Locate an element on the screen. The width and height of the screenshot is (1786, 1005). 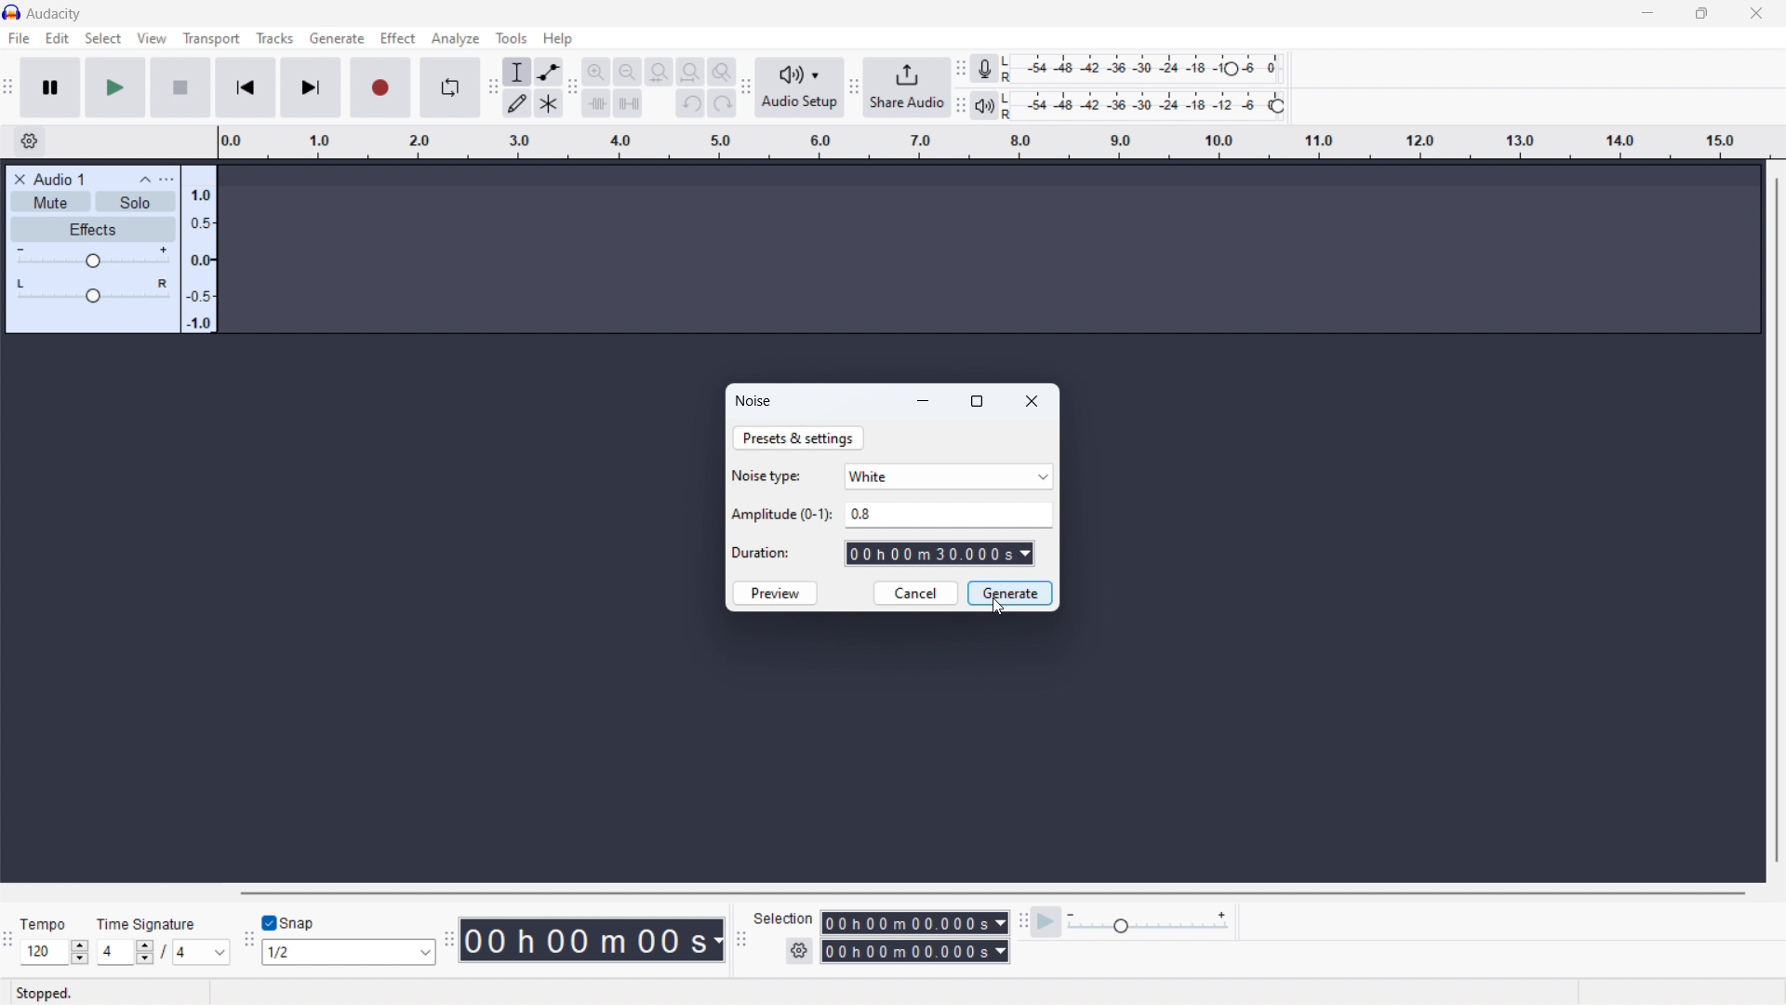
track title is located at coordinates (60, 179).